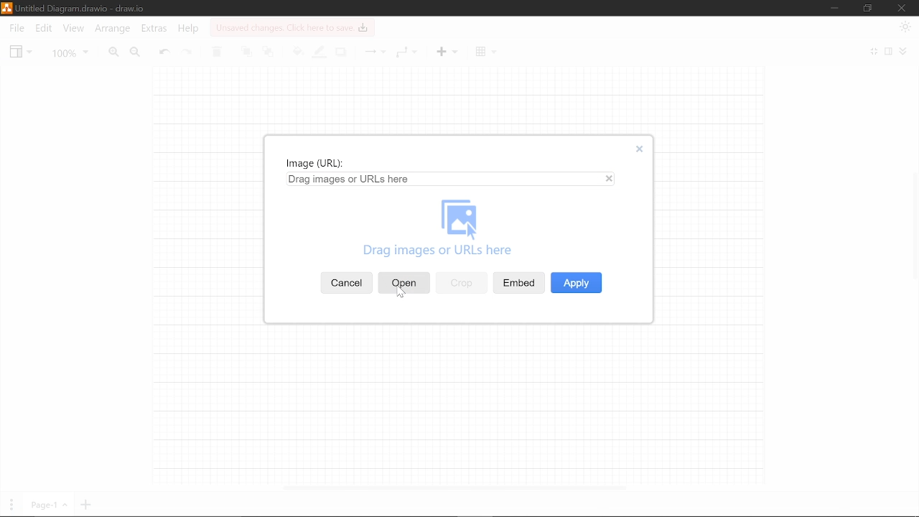 This screenshot has width=919, height=517. Describe the element at coordinates (10, 505) in the screenshot. I see `Pages` at that location.